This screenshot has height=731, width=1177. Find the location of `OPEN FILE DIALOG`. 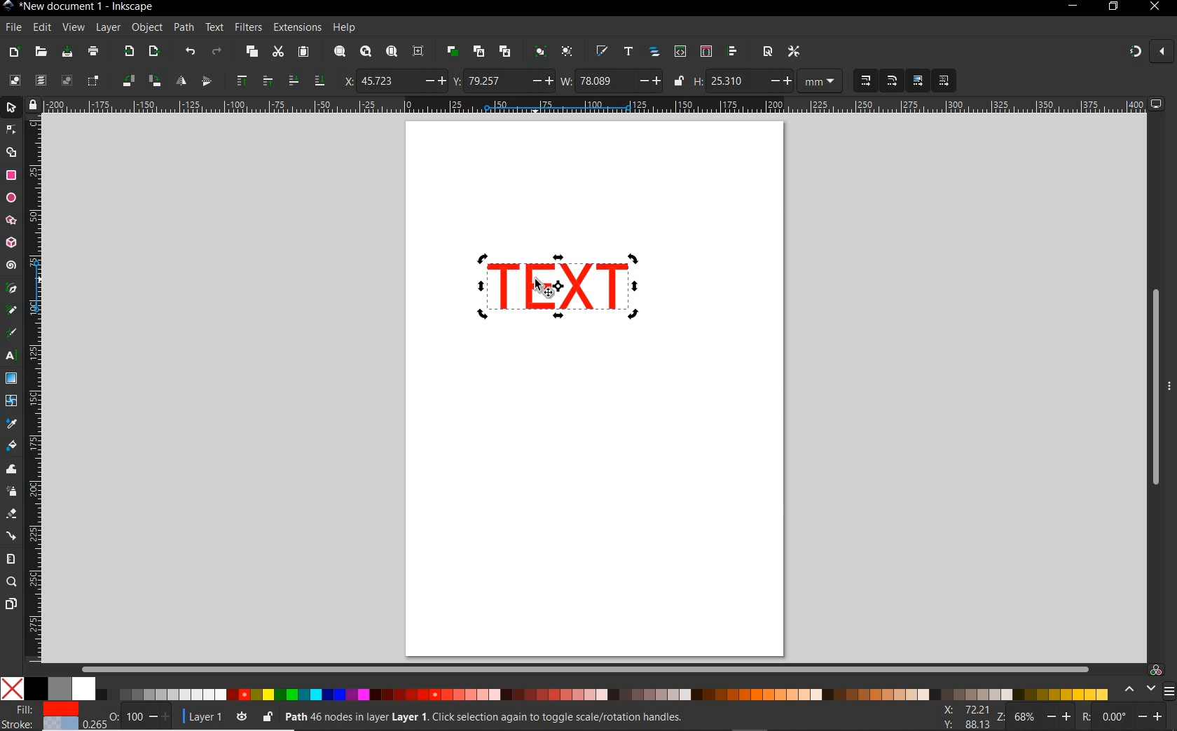

OPEN FILE DIALOG is located at coordinates (41, 53).